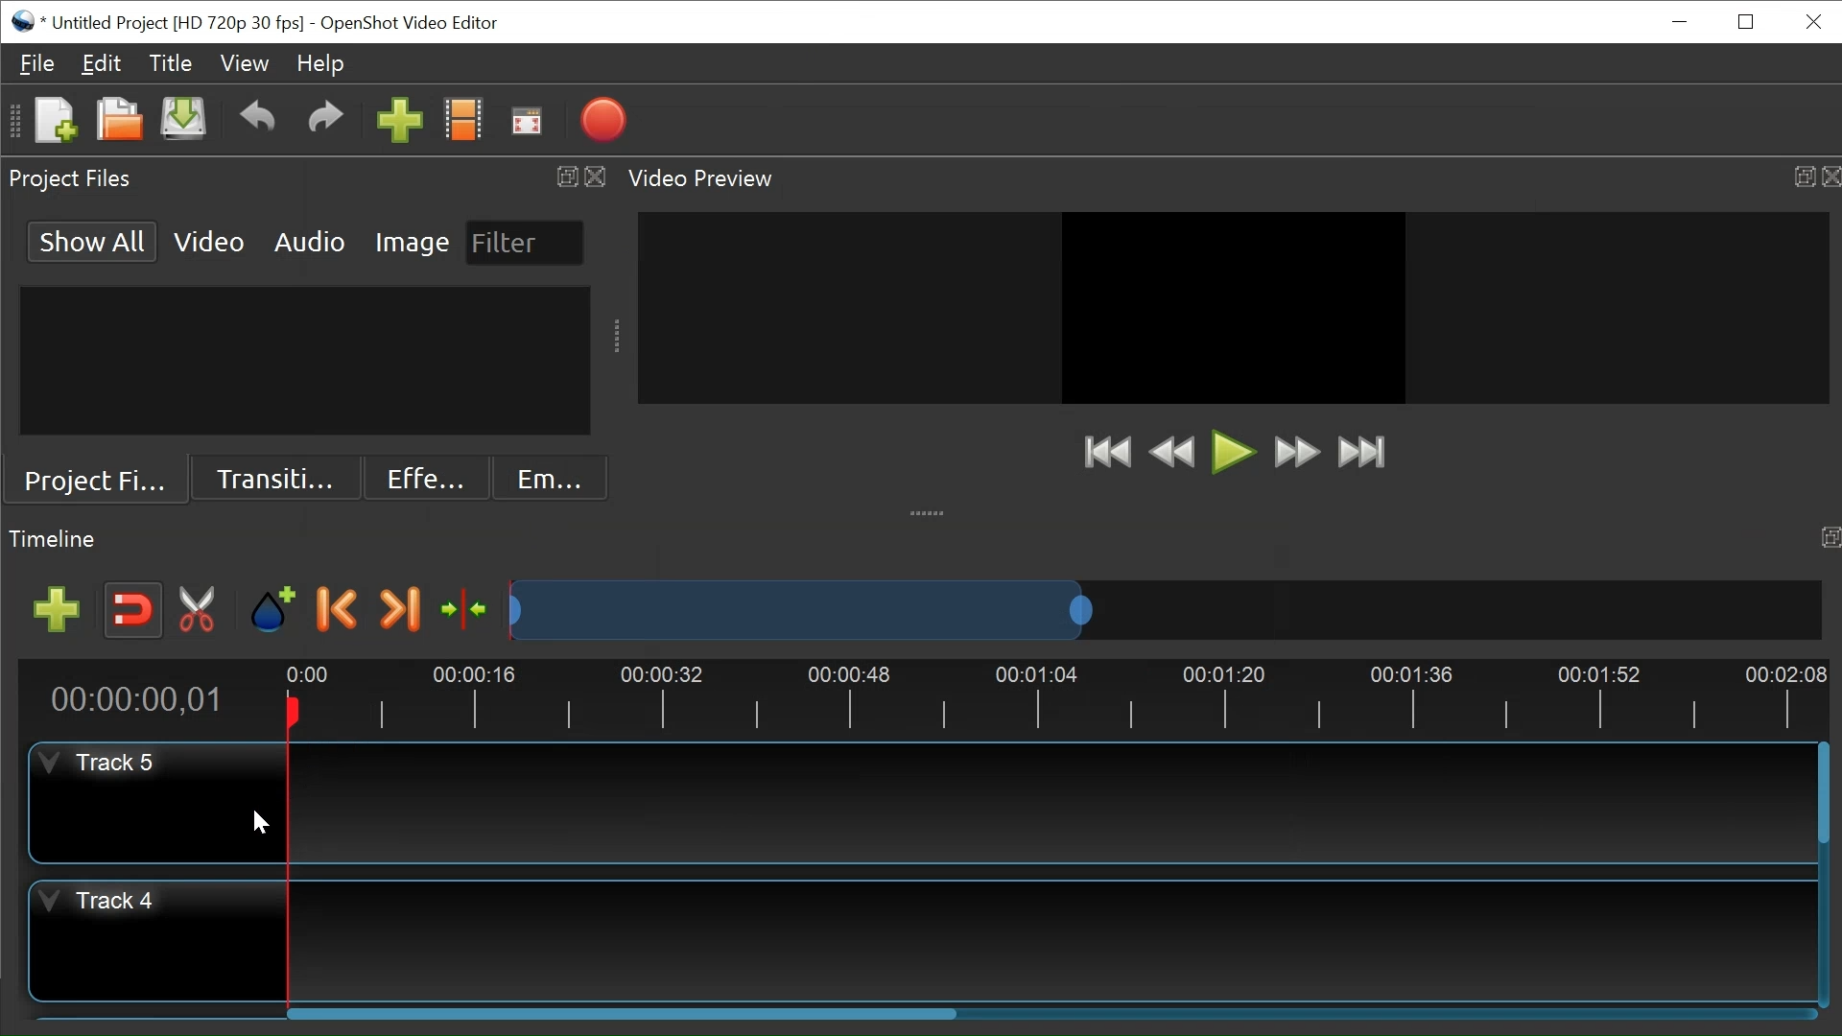 This screenshot has height=1036, width=1842. I want to click on Add Marker, so click(272, 609).